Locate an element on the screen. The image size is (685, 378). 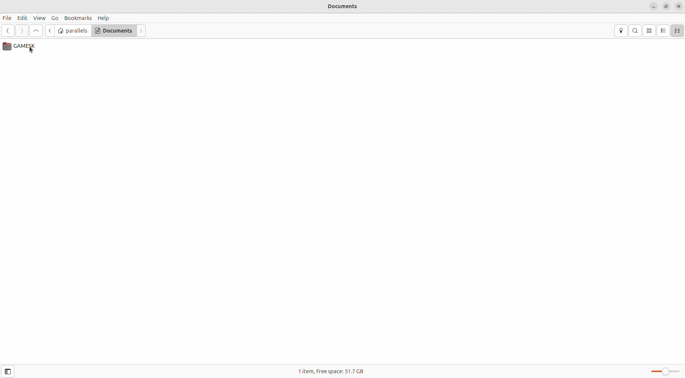
parallels is located at coordinates (73, 31).